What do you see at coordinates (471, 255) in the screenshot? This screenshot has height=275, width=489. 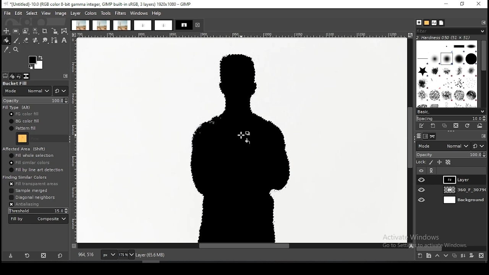 I see `add a mask` at bounding box center [471, 255].